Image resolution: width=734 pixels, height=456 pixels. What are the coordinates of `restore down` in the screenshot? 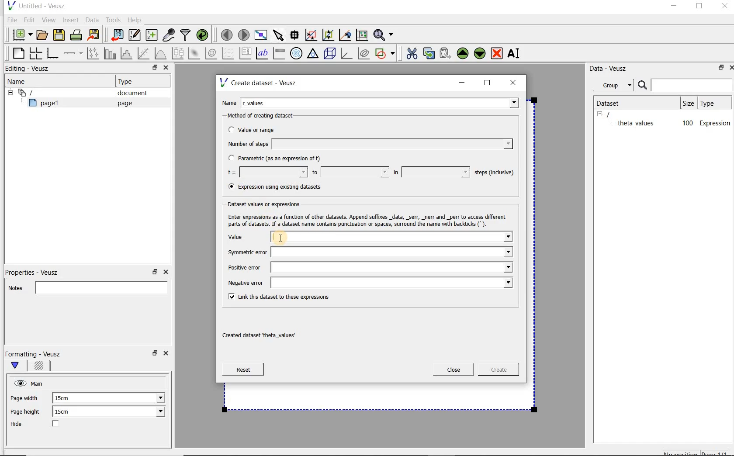 It's located at (719, 69).